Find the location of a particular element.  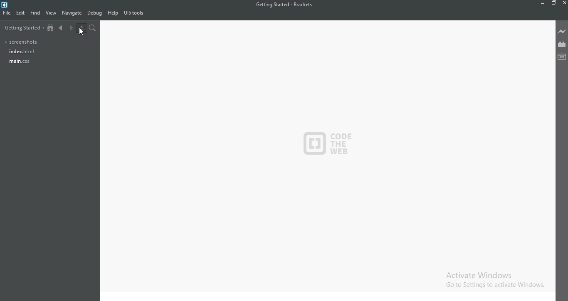

Index.html is located at coordinates (21, 52).